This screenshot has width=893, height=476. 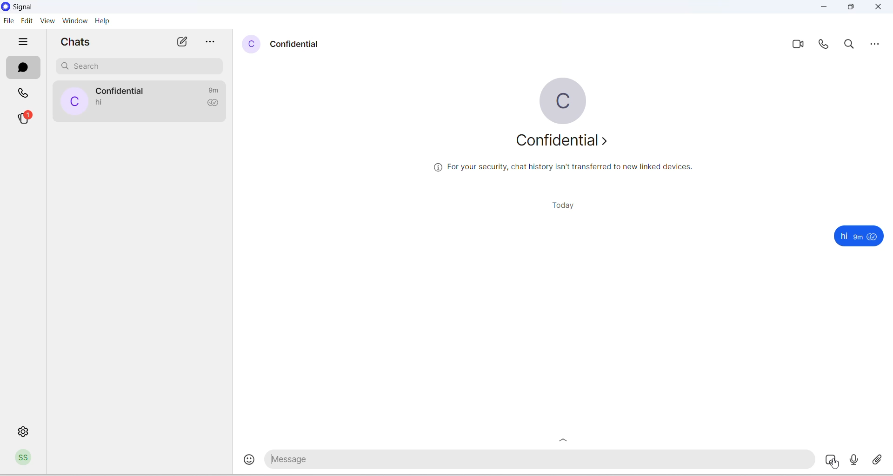 What do you see at coordinates (564, 144) in the screenshot?
I see `about contact` at bounding box center [564, 144].